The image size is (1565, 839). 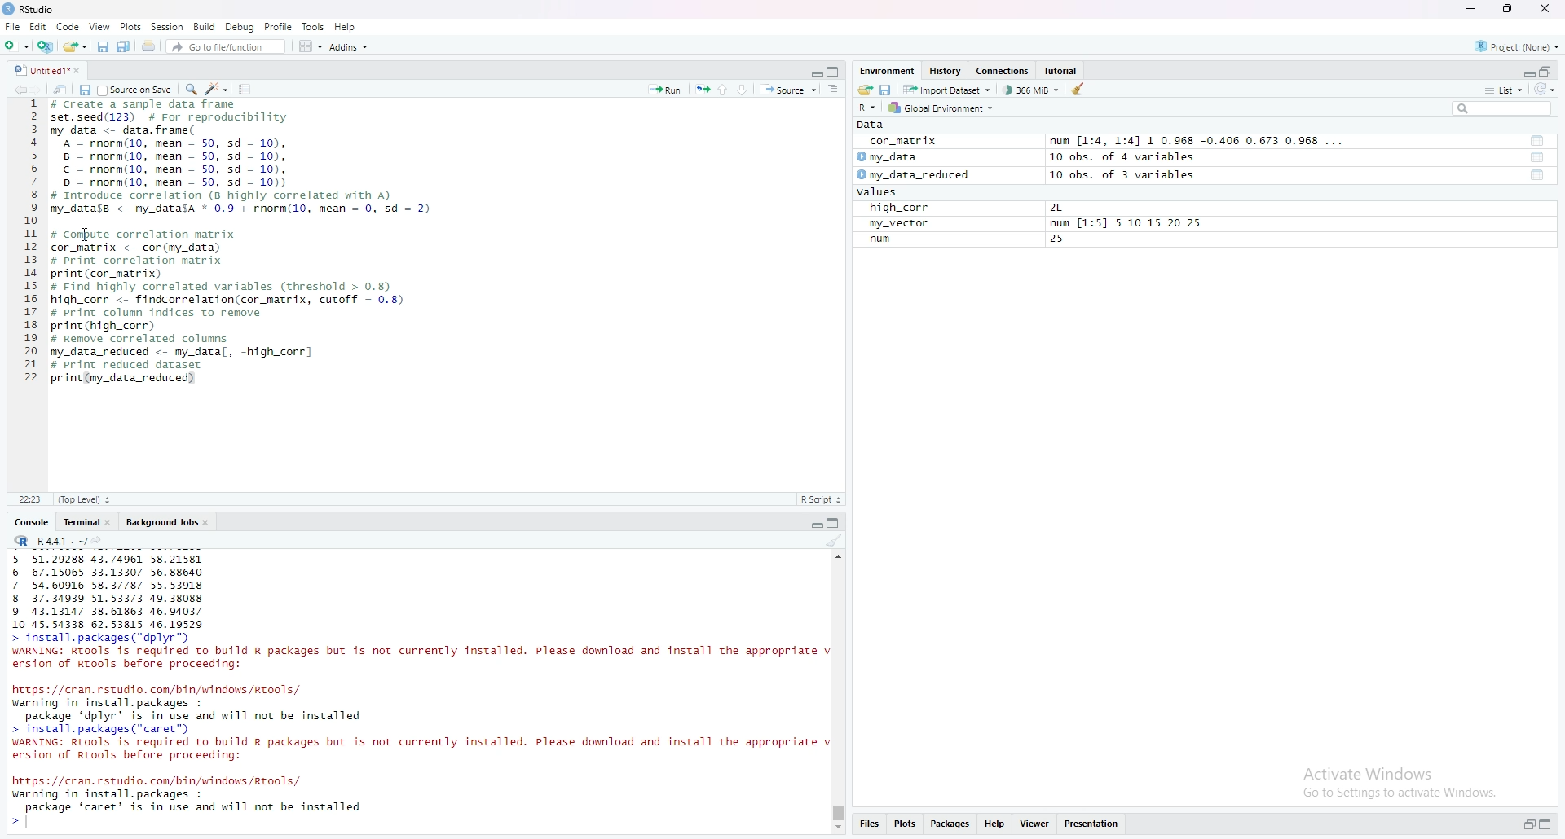 I want to click on Packages, so click(x=949, y=824).